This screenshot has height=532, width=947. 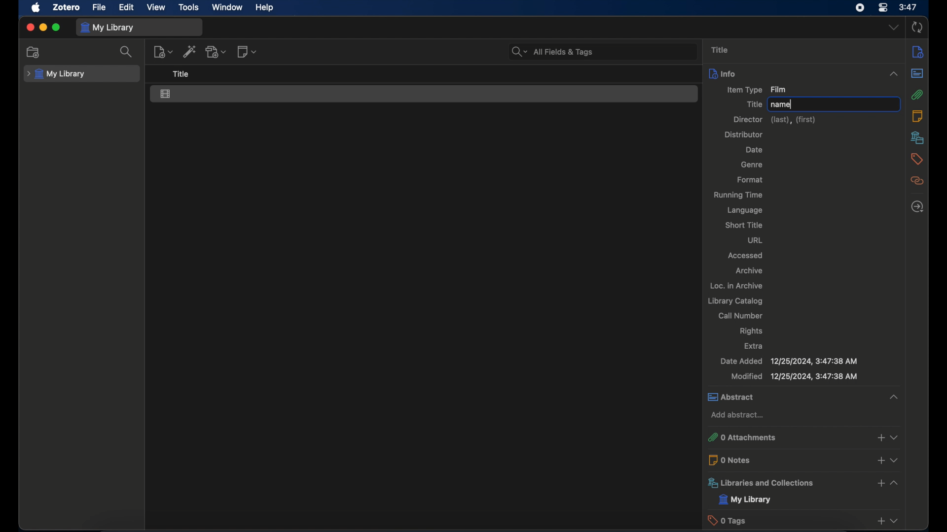 I want to click on my library, so click(x=107, y=28).